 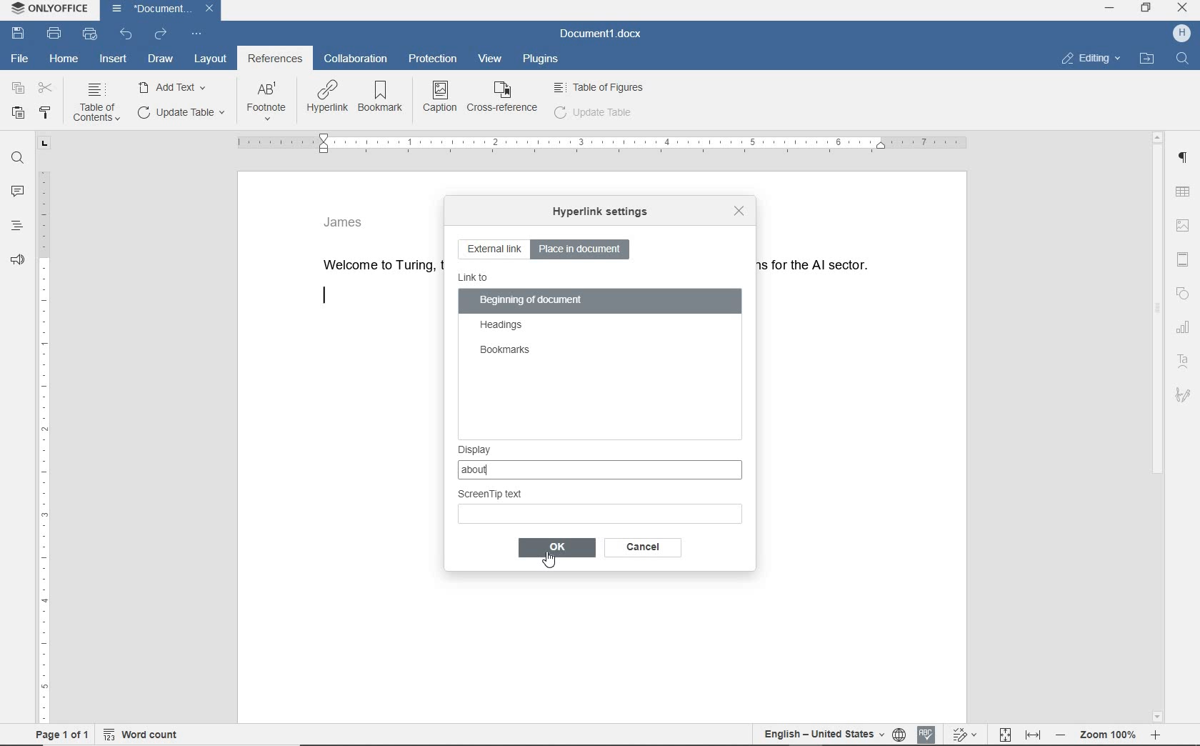 I want to click on protection, so click(x=434, y=60).